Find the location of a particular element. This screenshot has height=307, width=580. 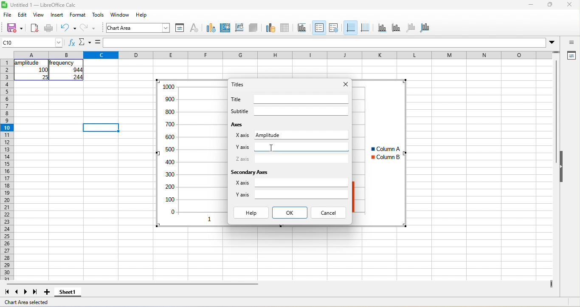

Amplitude is located at coordinates (267, 135).